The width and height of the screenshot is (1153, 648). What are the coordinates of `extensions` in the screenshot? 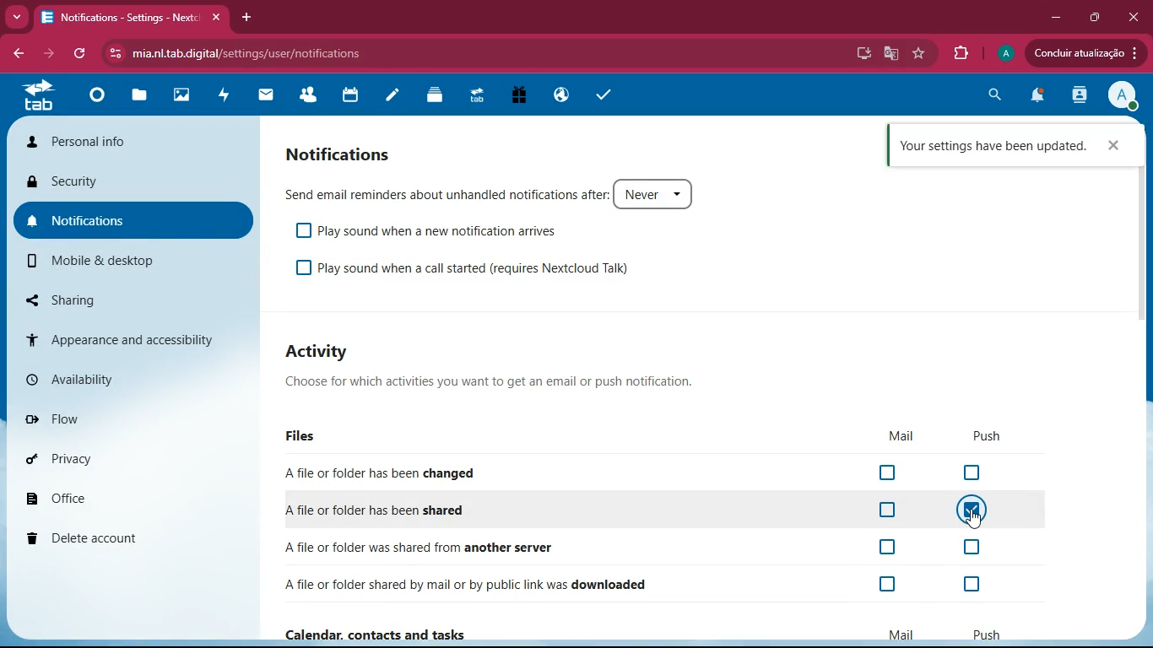 It's located at (961, 53).